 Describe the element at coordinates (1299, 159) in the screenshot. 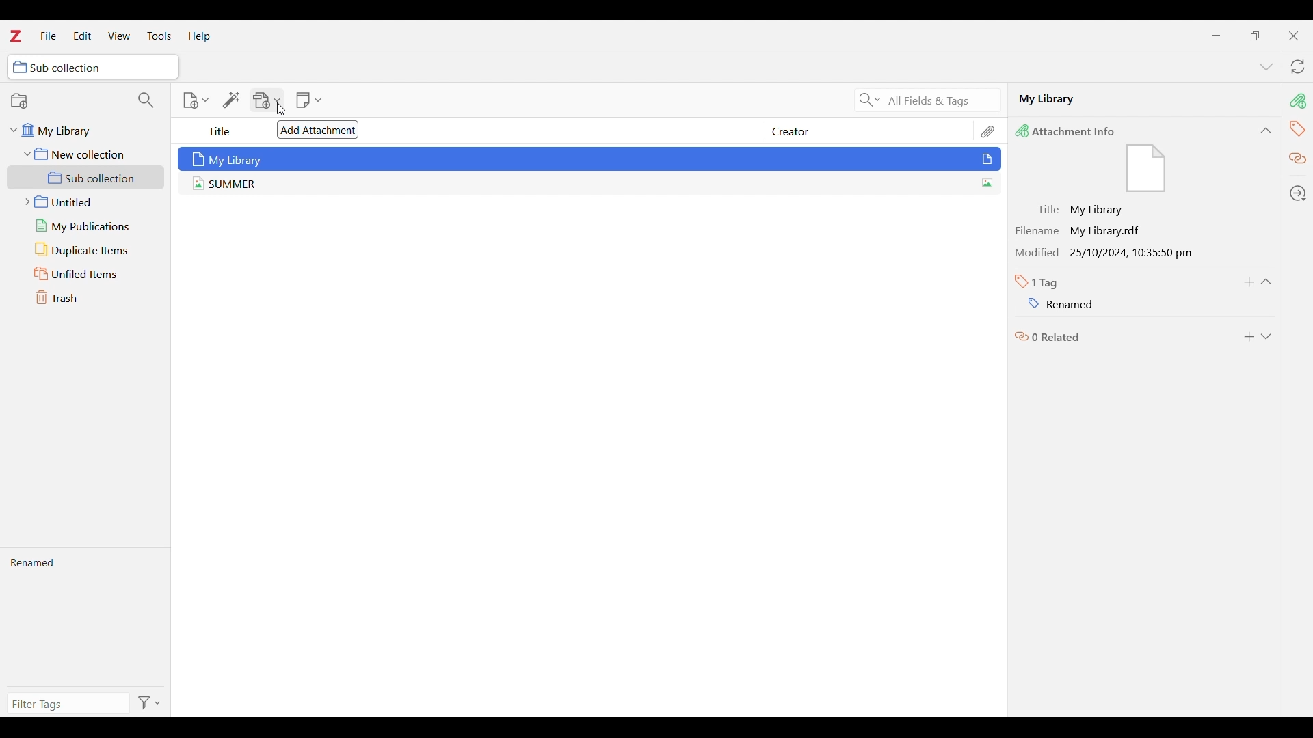

I see `Related` at that location.